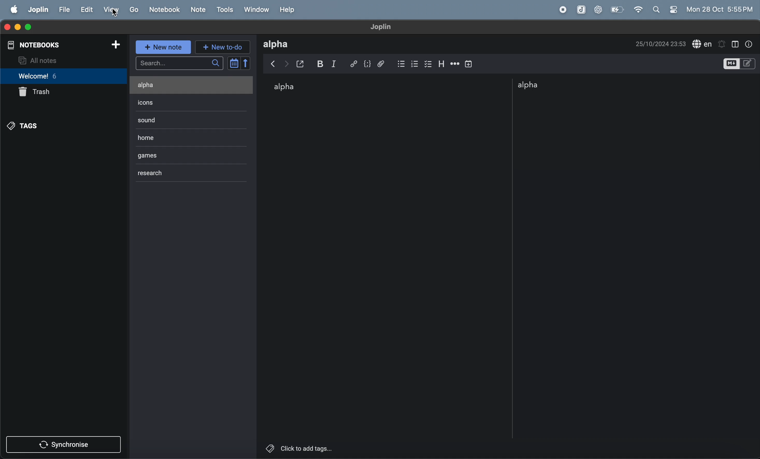 This screenshot has height=459, width=760. I want to click on apple widgets, so click(665, 9).